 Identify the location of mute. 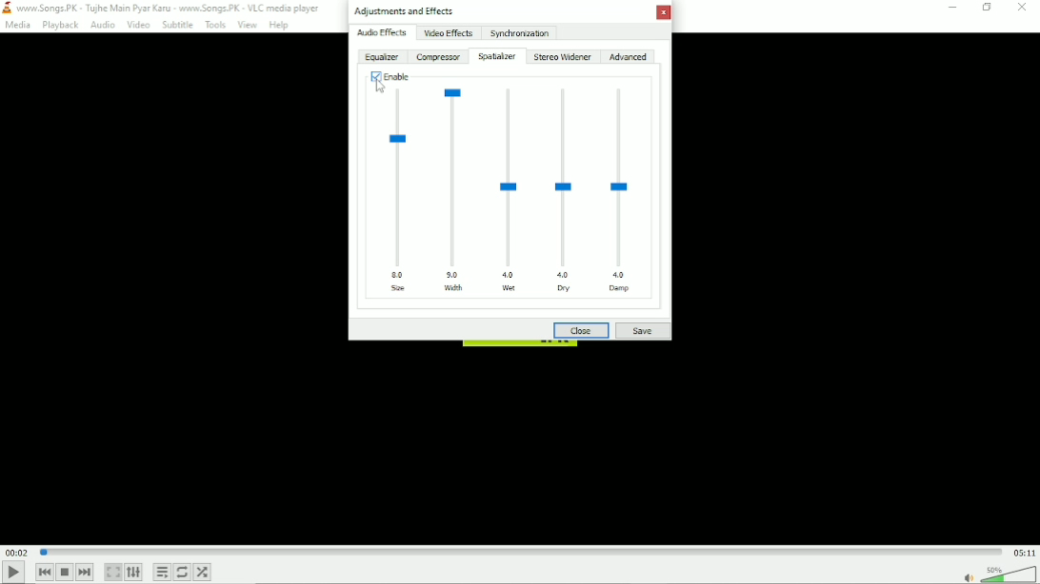
(967, 579).